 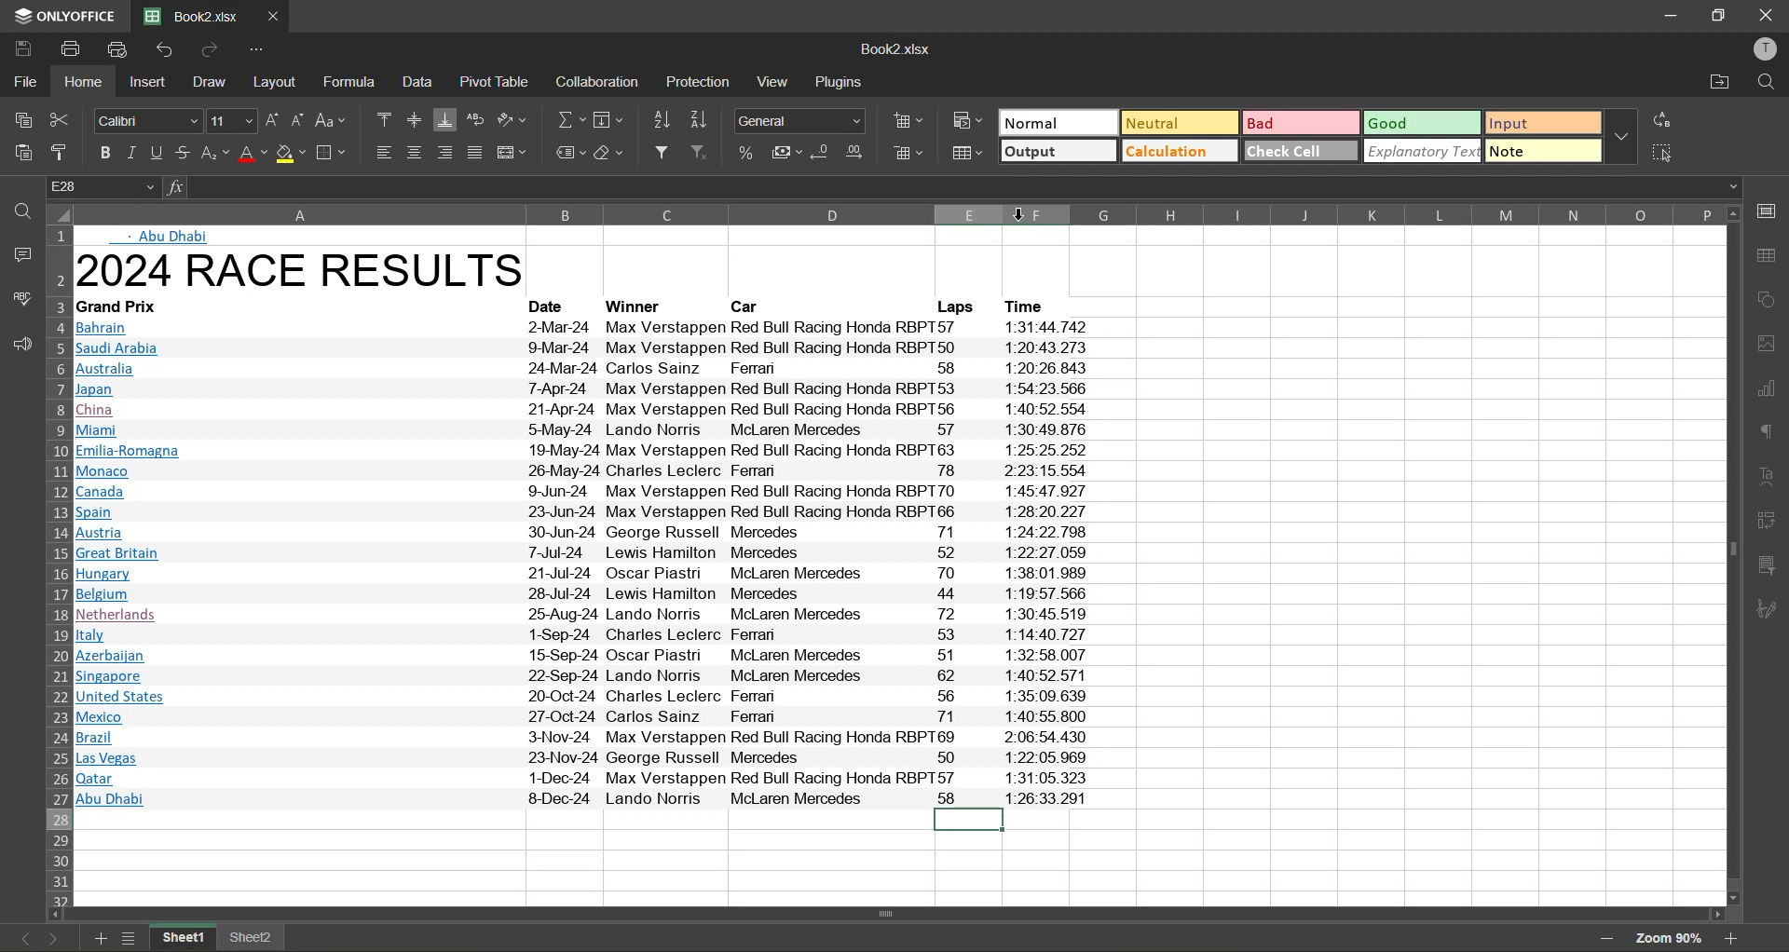 What do you see at coordinates (174, 185) in the screenshot?
I see `formula input` at bounding box center [174, 185].